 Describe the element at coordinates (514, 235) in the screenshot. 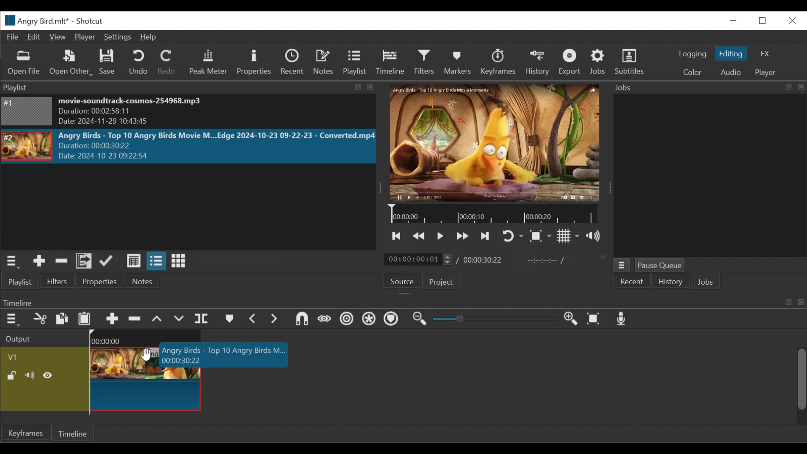

I see `Toggle on ` at that location.